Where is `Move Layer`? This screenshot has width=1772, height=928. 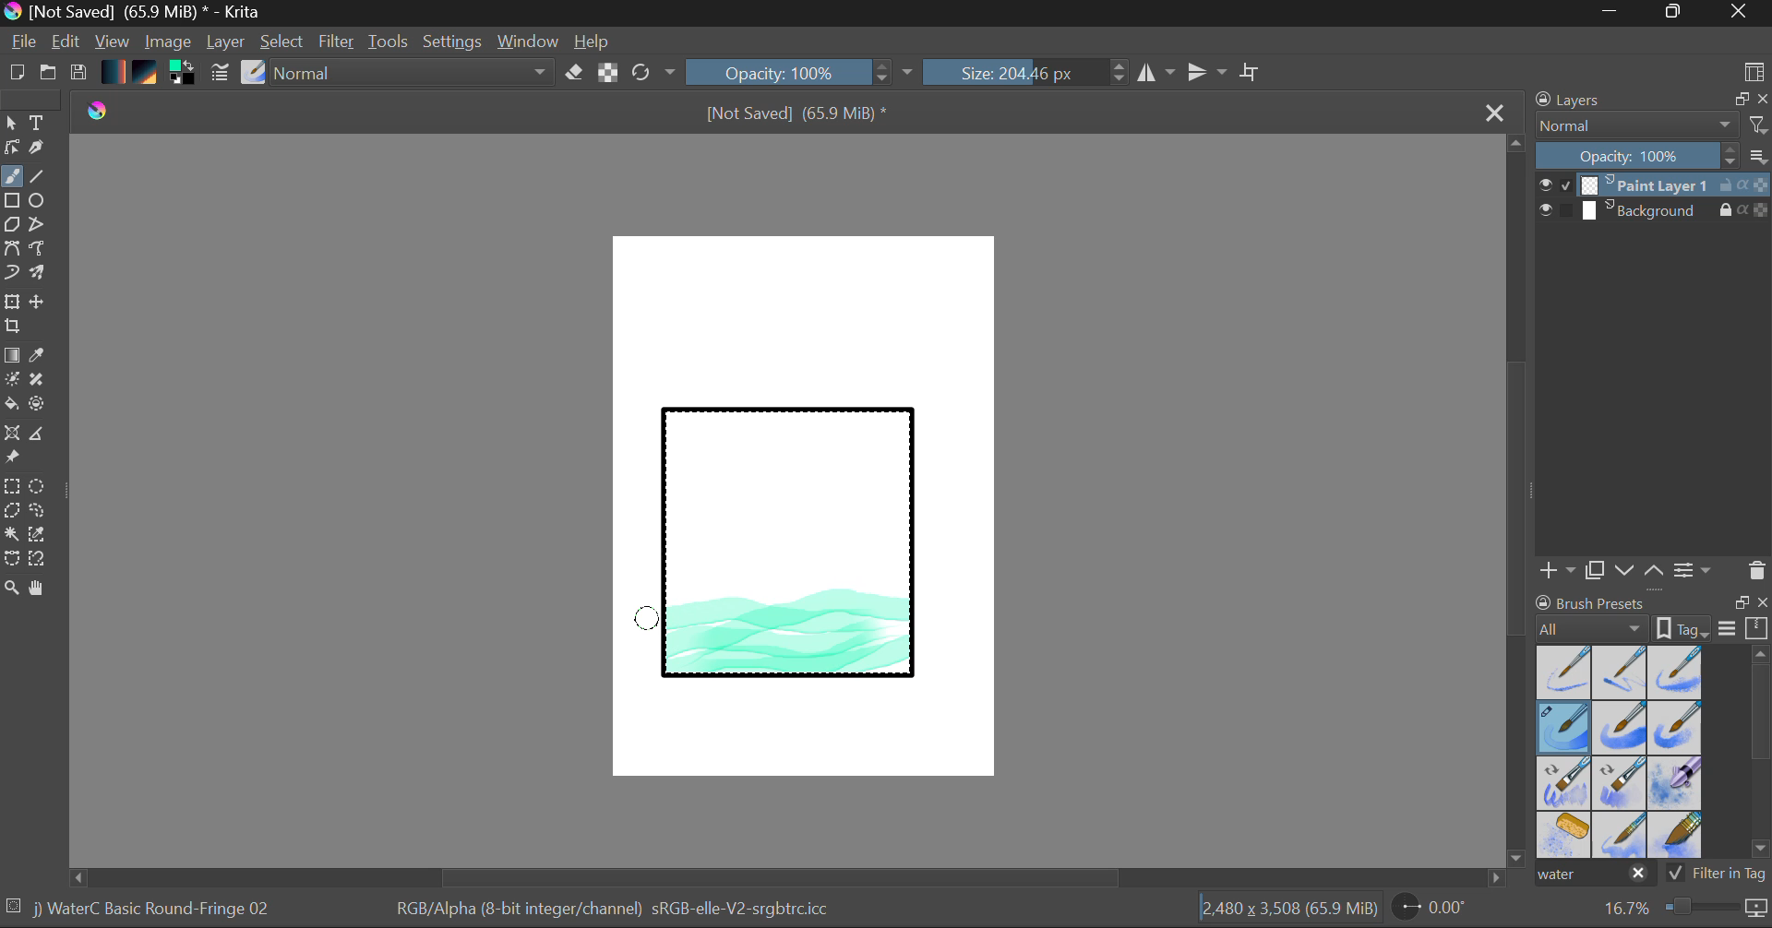
Move Layer is located at coordinates (39, 302).